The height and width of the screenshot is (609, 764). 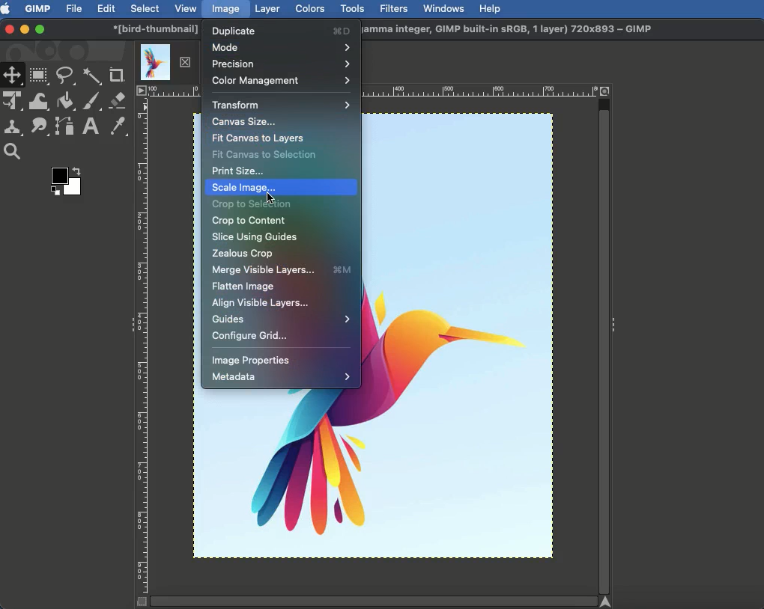 What do you see at coordinates (279, 31) in the screenshot?
I see `Duplicate` at bounding box center [279, 31].